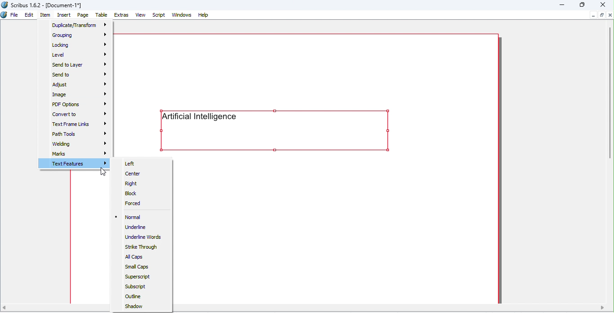  I want to click on Underline, so click(136, 228).